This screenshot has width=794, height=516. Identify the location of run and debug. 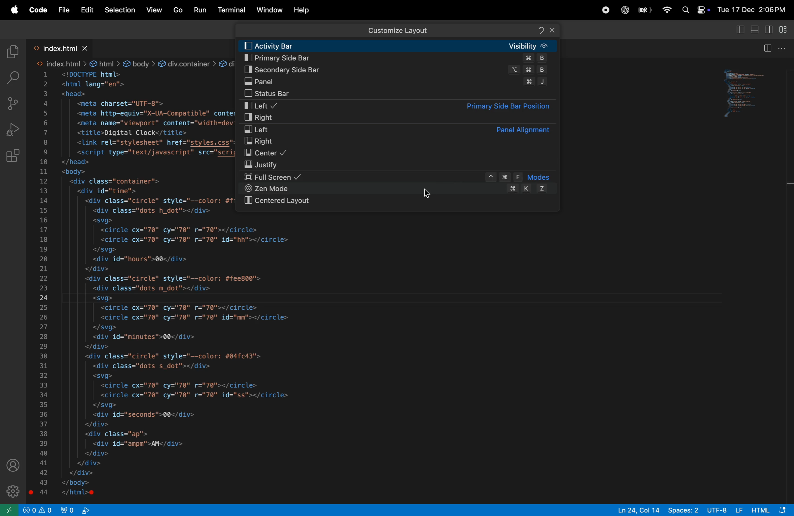
(12, 128).